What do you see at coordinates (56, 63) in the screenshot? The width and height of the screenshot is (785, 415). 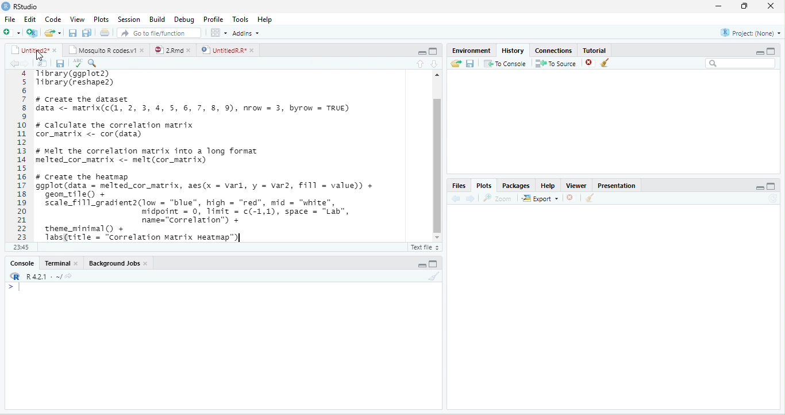 I see `save` at bounding box center [56, 63].